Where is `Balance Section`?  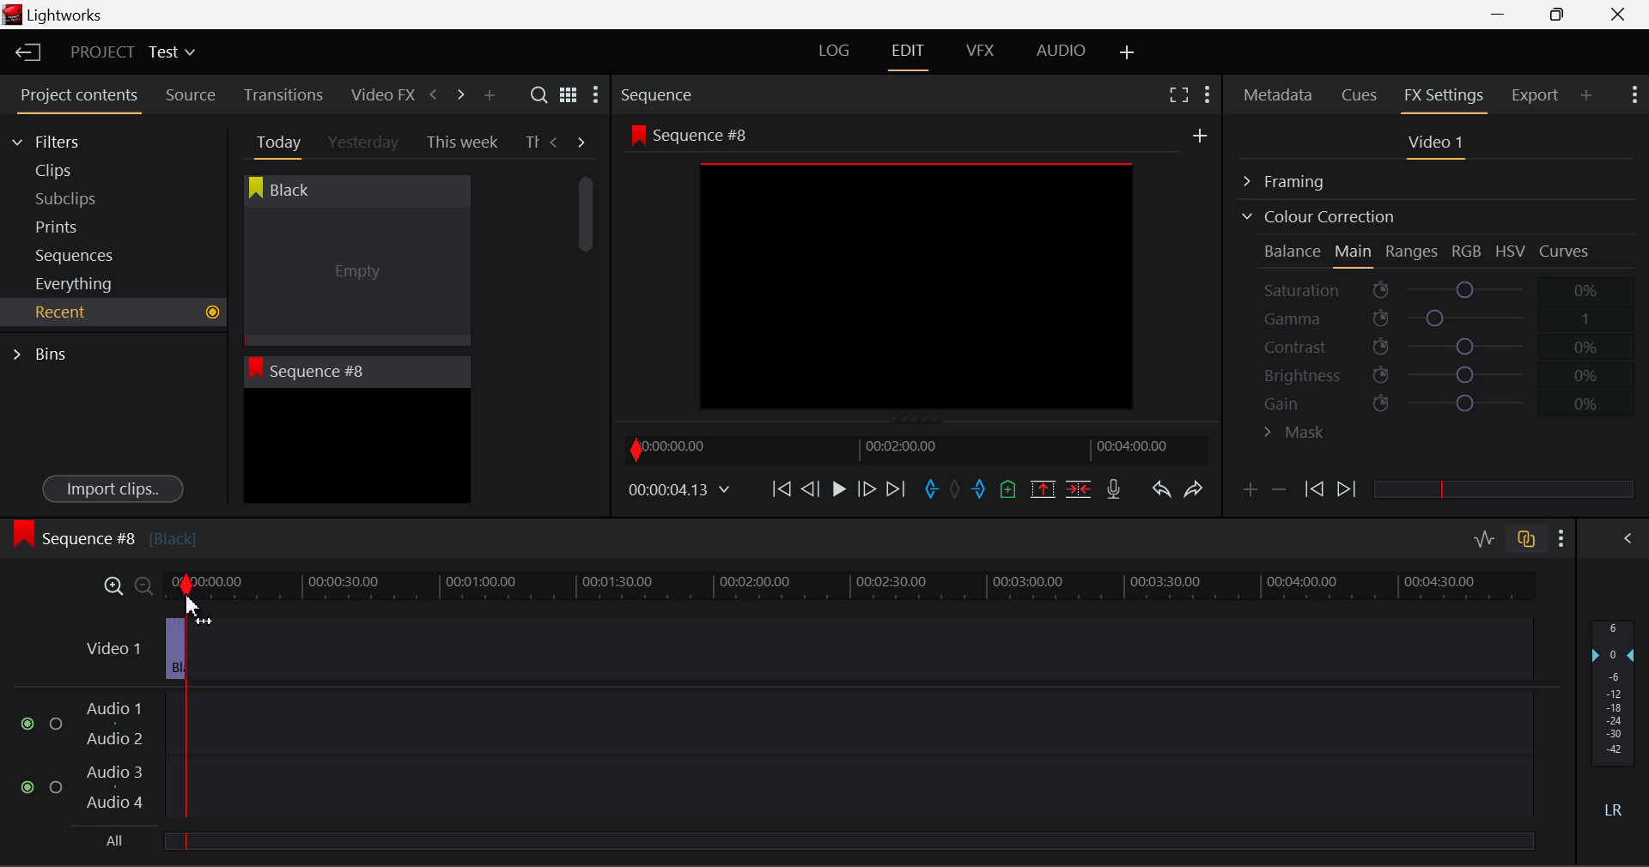 Balance Section is located at coordinates (1294, 251).